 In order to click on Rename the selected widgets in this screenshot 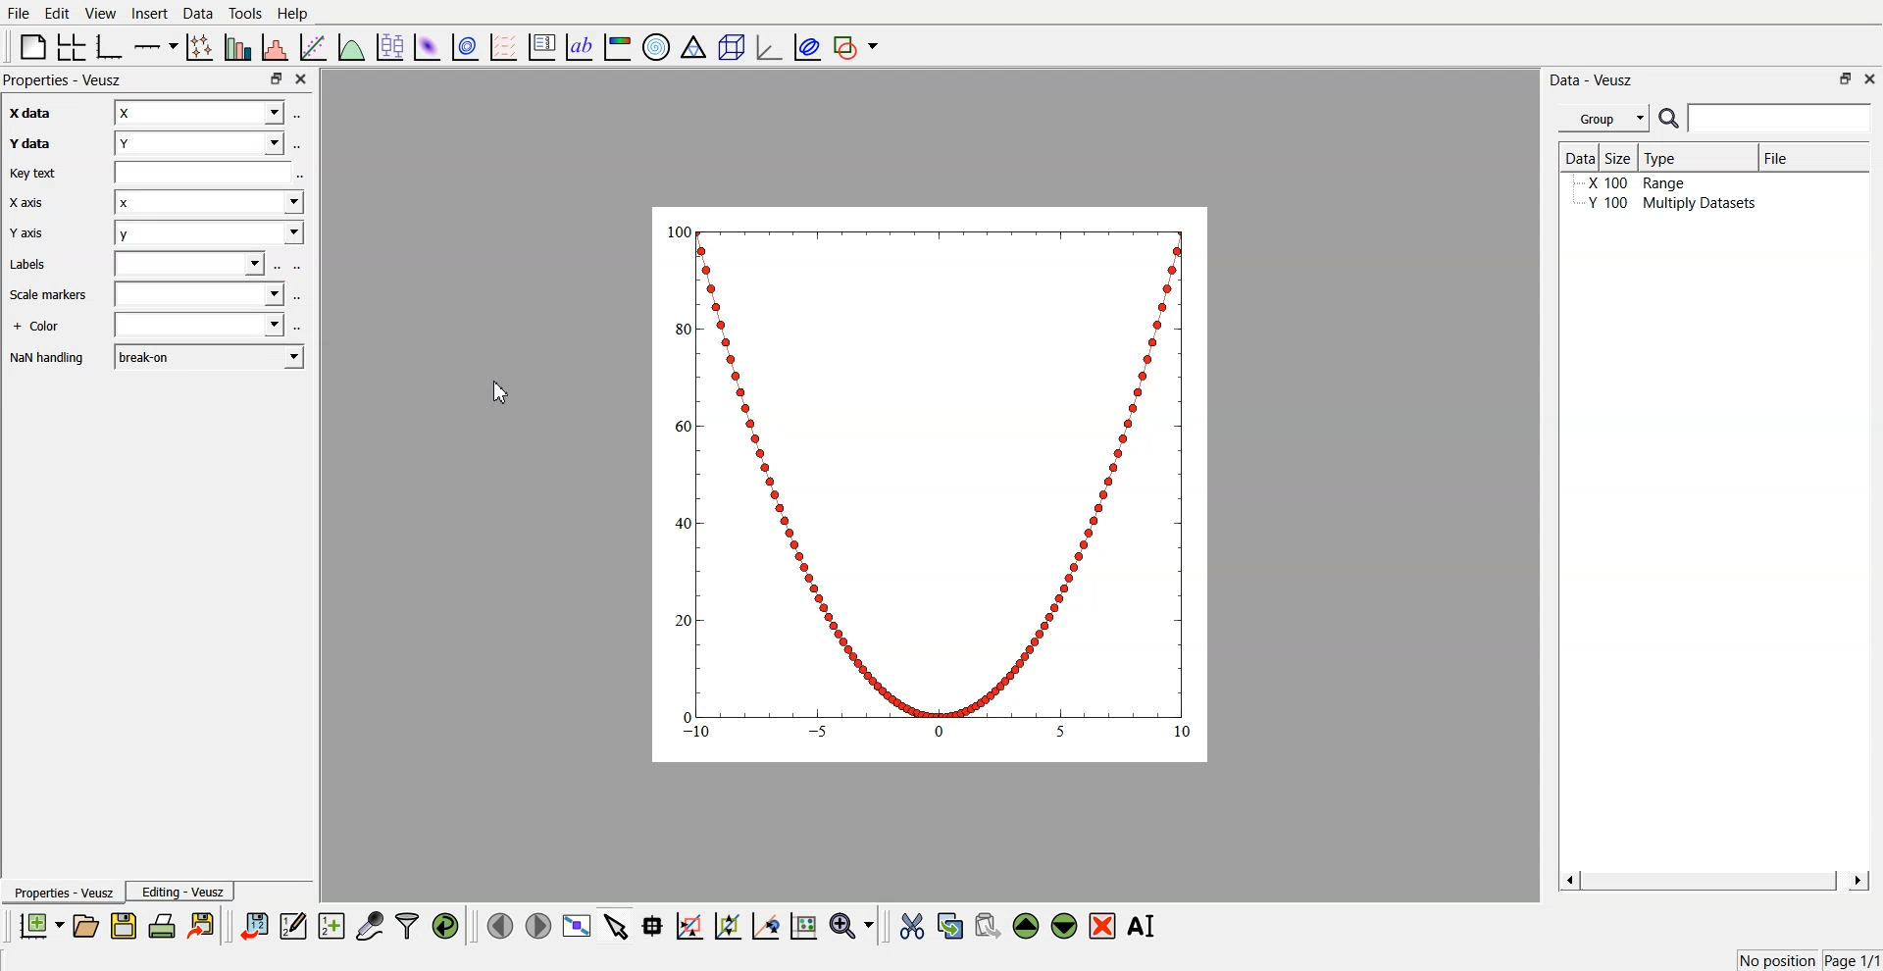, I will do `click(1145, 926)`.